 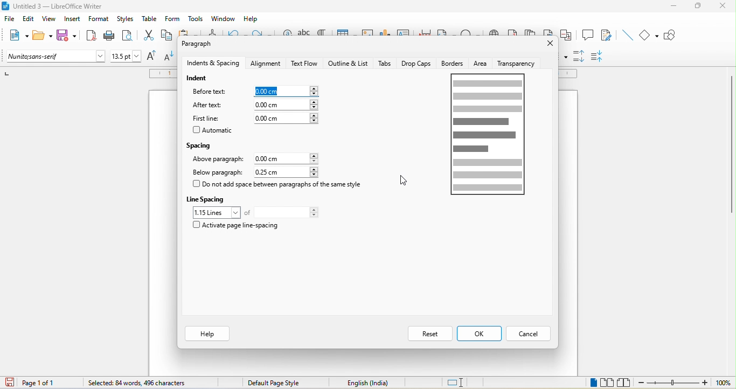 I want to click on total lines, so click(x=286, y=212).